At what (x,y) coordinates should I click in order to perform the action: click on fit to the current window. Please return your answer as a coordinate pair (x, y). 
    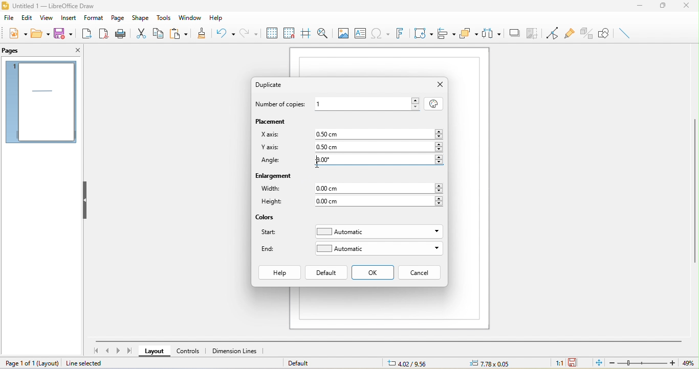
    Looking at the image, I should click on (596, 363).